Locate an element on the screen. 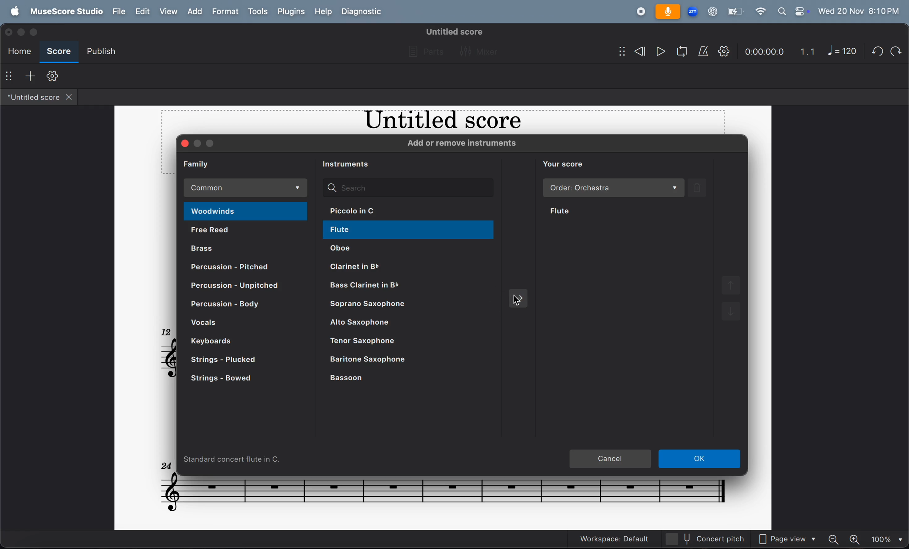  basson is located at coordinates (404, 379).